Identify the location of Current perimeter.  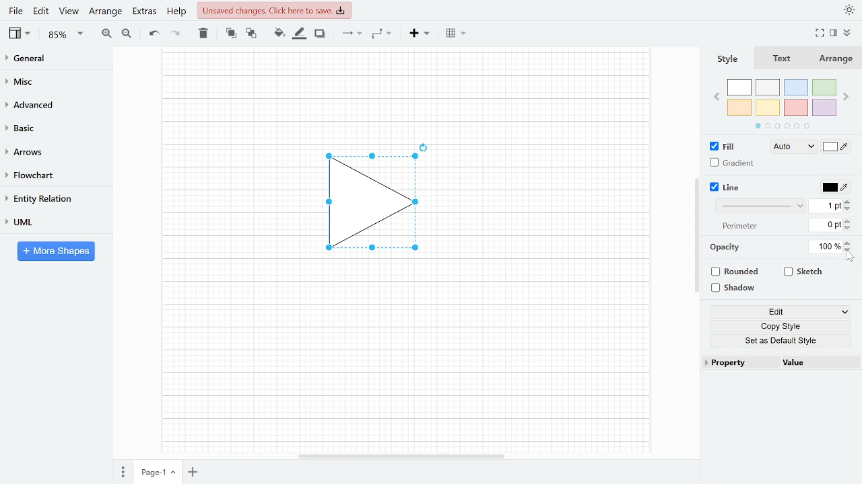
(826, 227).